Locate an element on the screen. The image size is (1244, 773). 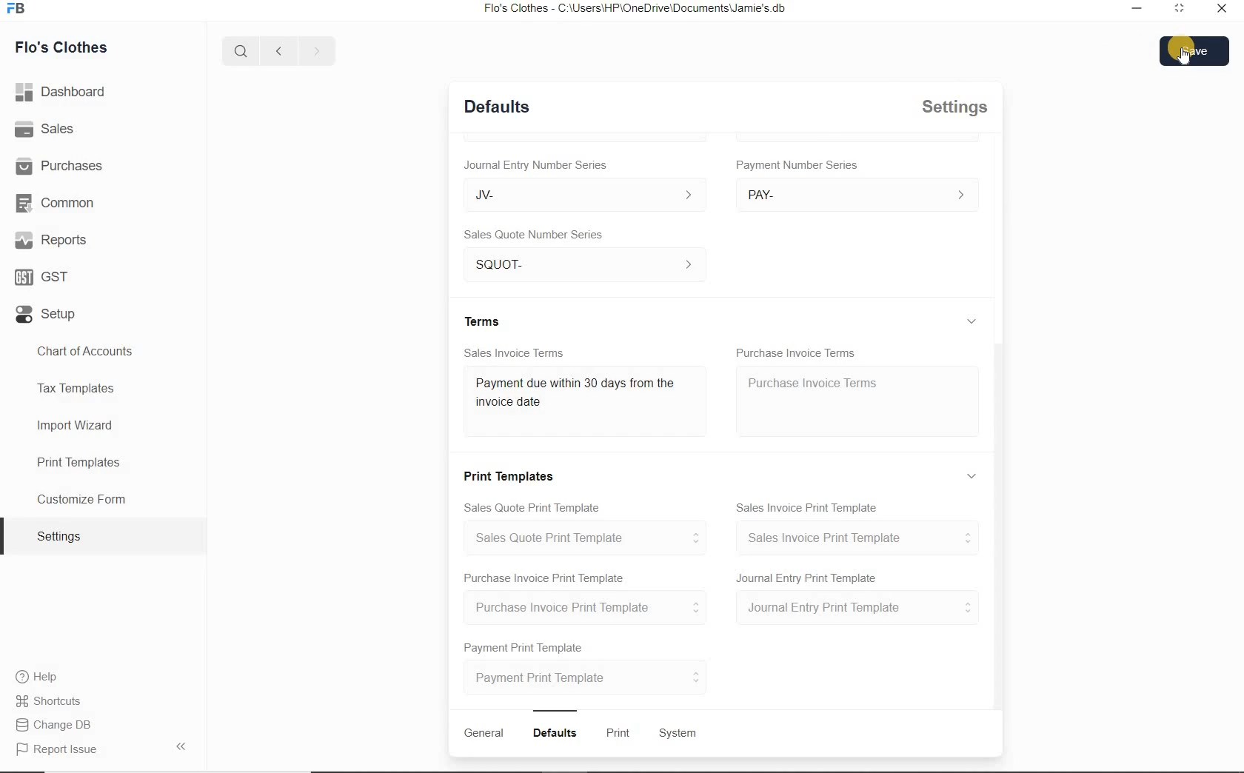
Tax Templates is located at coordinates (102, 391).